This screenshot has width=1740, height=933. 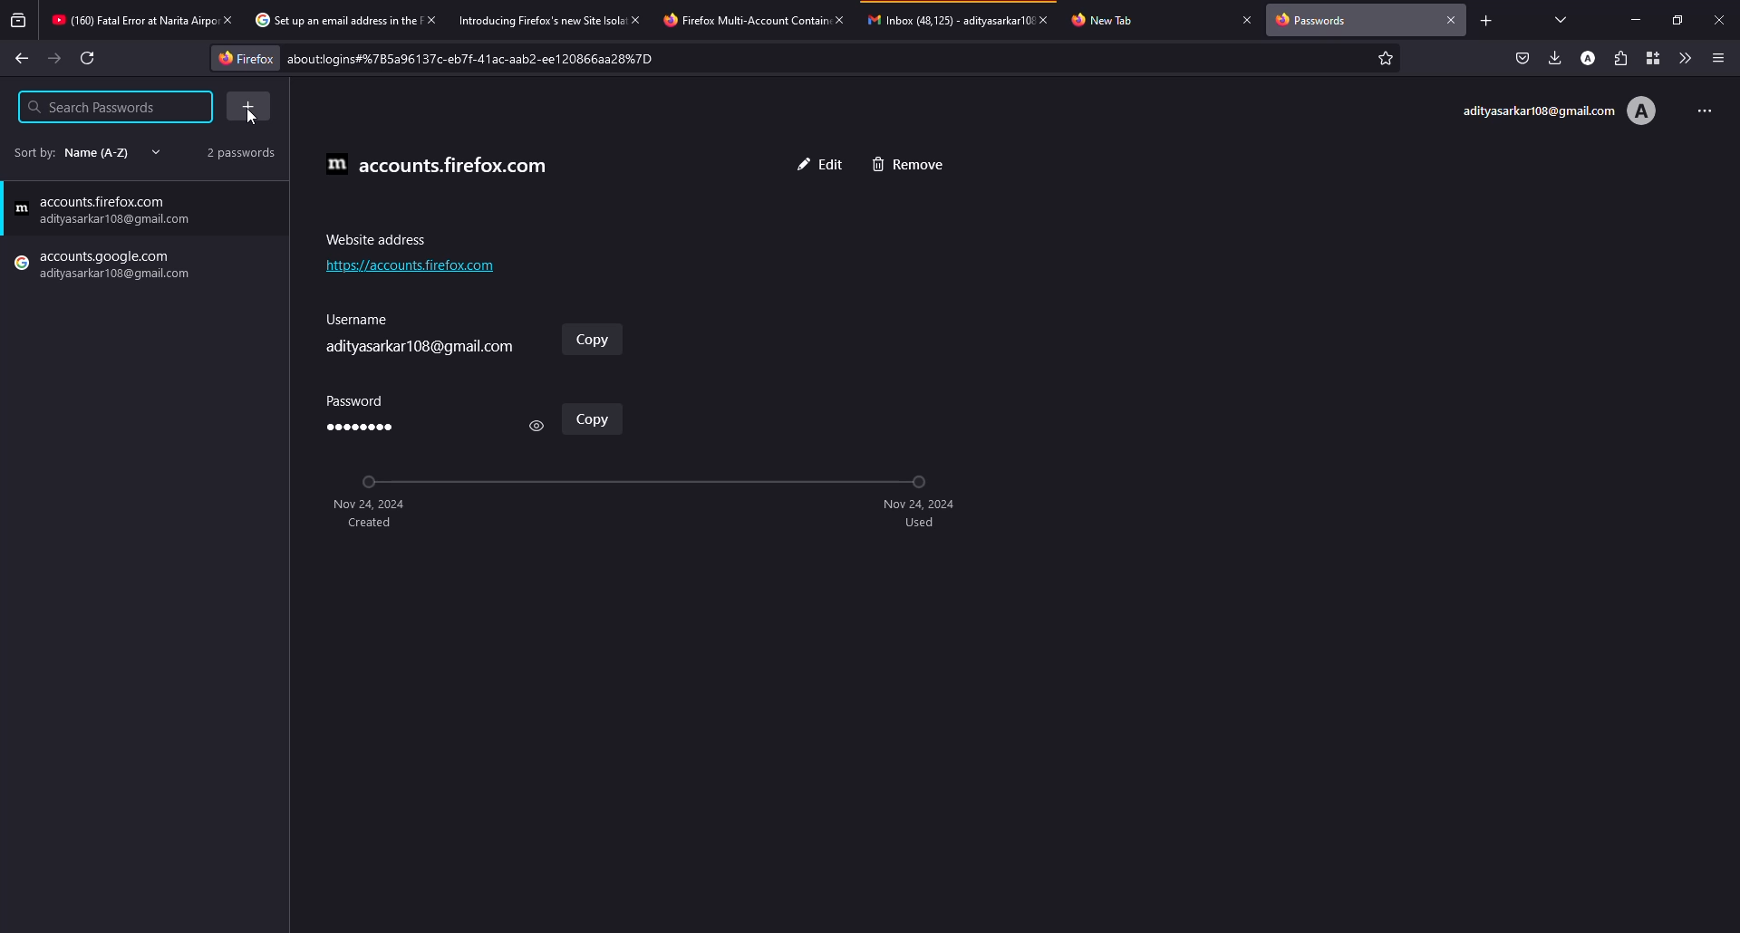 I want to click on close, so click(x=1049, y=19).